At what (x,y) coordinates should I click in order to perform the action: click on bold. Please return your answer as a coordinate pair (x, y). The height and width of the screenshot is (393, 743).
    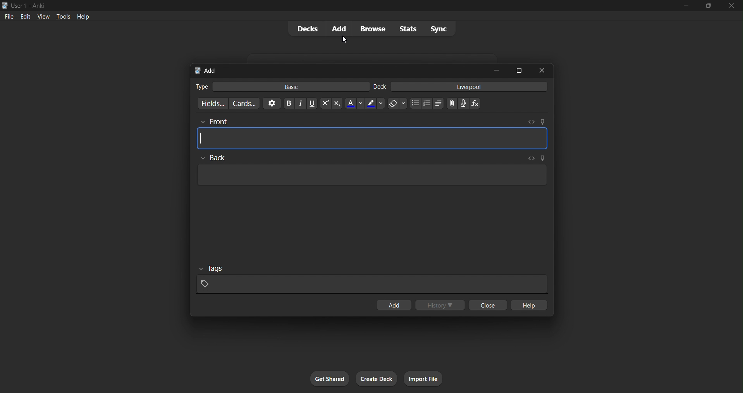
    Looking at the image, I should click on (286, 103).